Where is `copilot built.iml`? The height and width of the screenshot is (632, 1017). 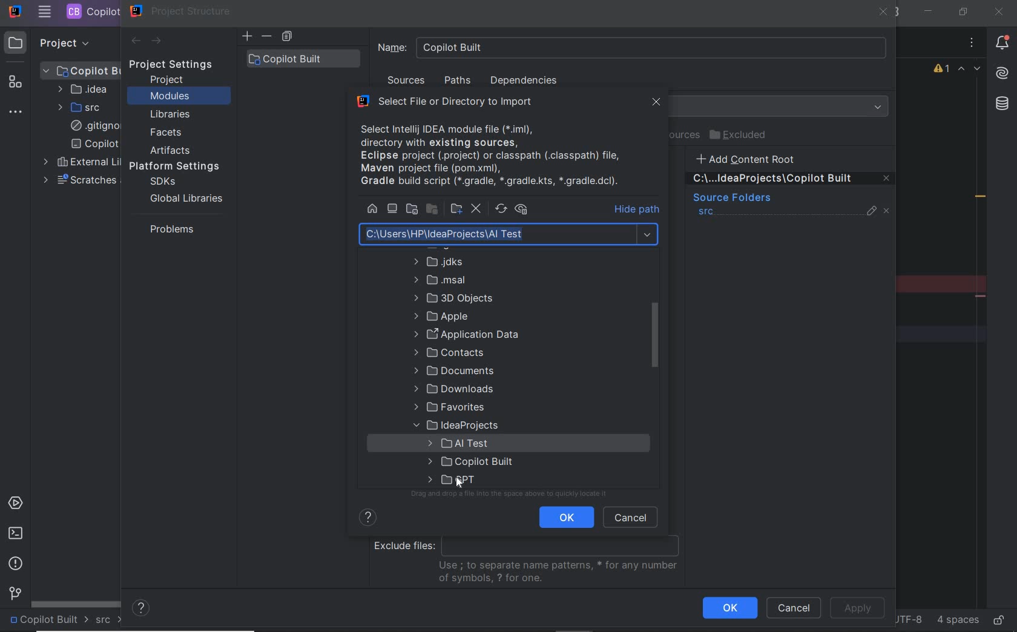
copilot built.iml is located at coordinates (94, 144).